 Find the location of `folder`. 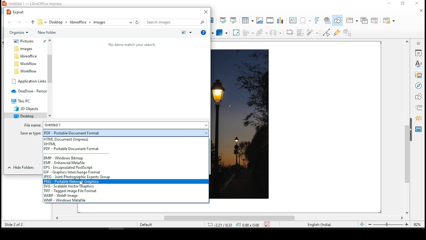

folder is located at coordinates (24, 41).